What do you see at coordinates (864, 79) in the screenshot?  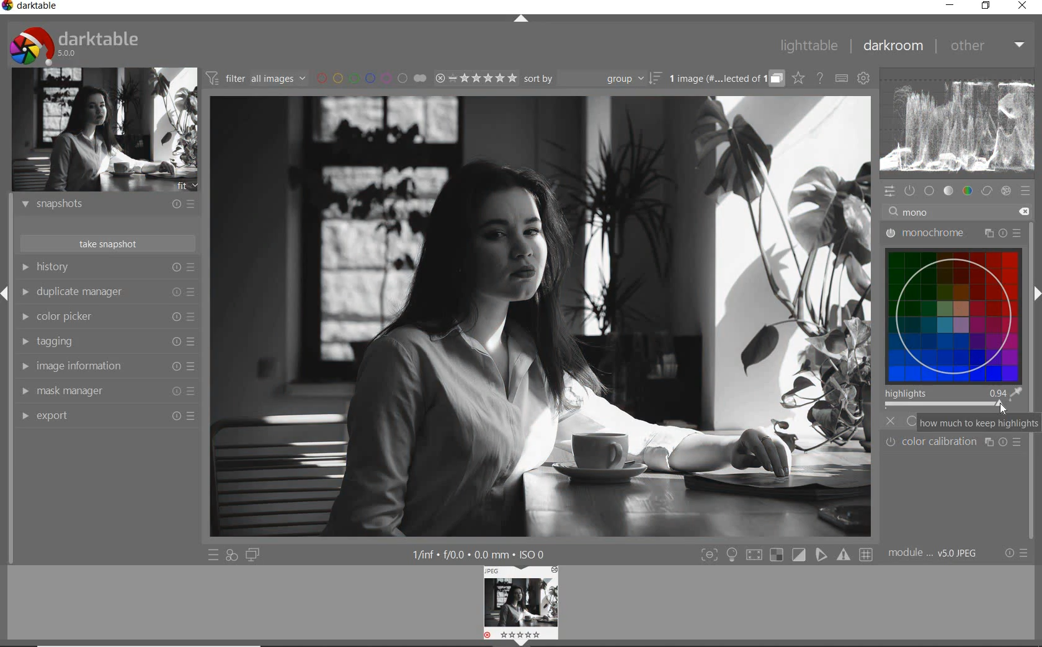 I see `show global preferences` at bounding box center [864, 79].